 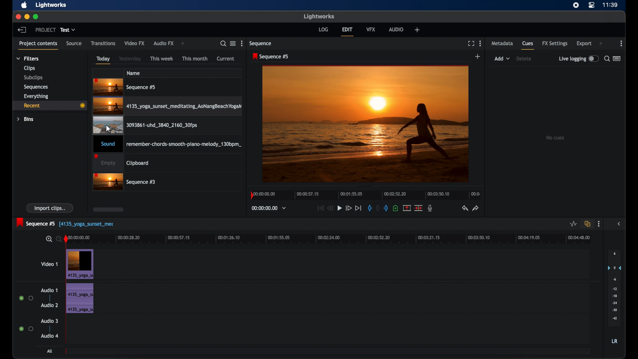 What do you see at coordinates (261, 44) in the screenshot?
I see `sequence` at bounding box center [261, 44].